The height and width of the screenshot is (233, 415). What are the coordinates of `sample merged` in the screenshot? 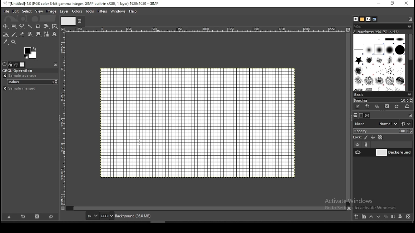 It's located at (21, 89).